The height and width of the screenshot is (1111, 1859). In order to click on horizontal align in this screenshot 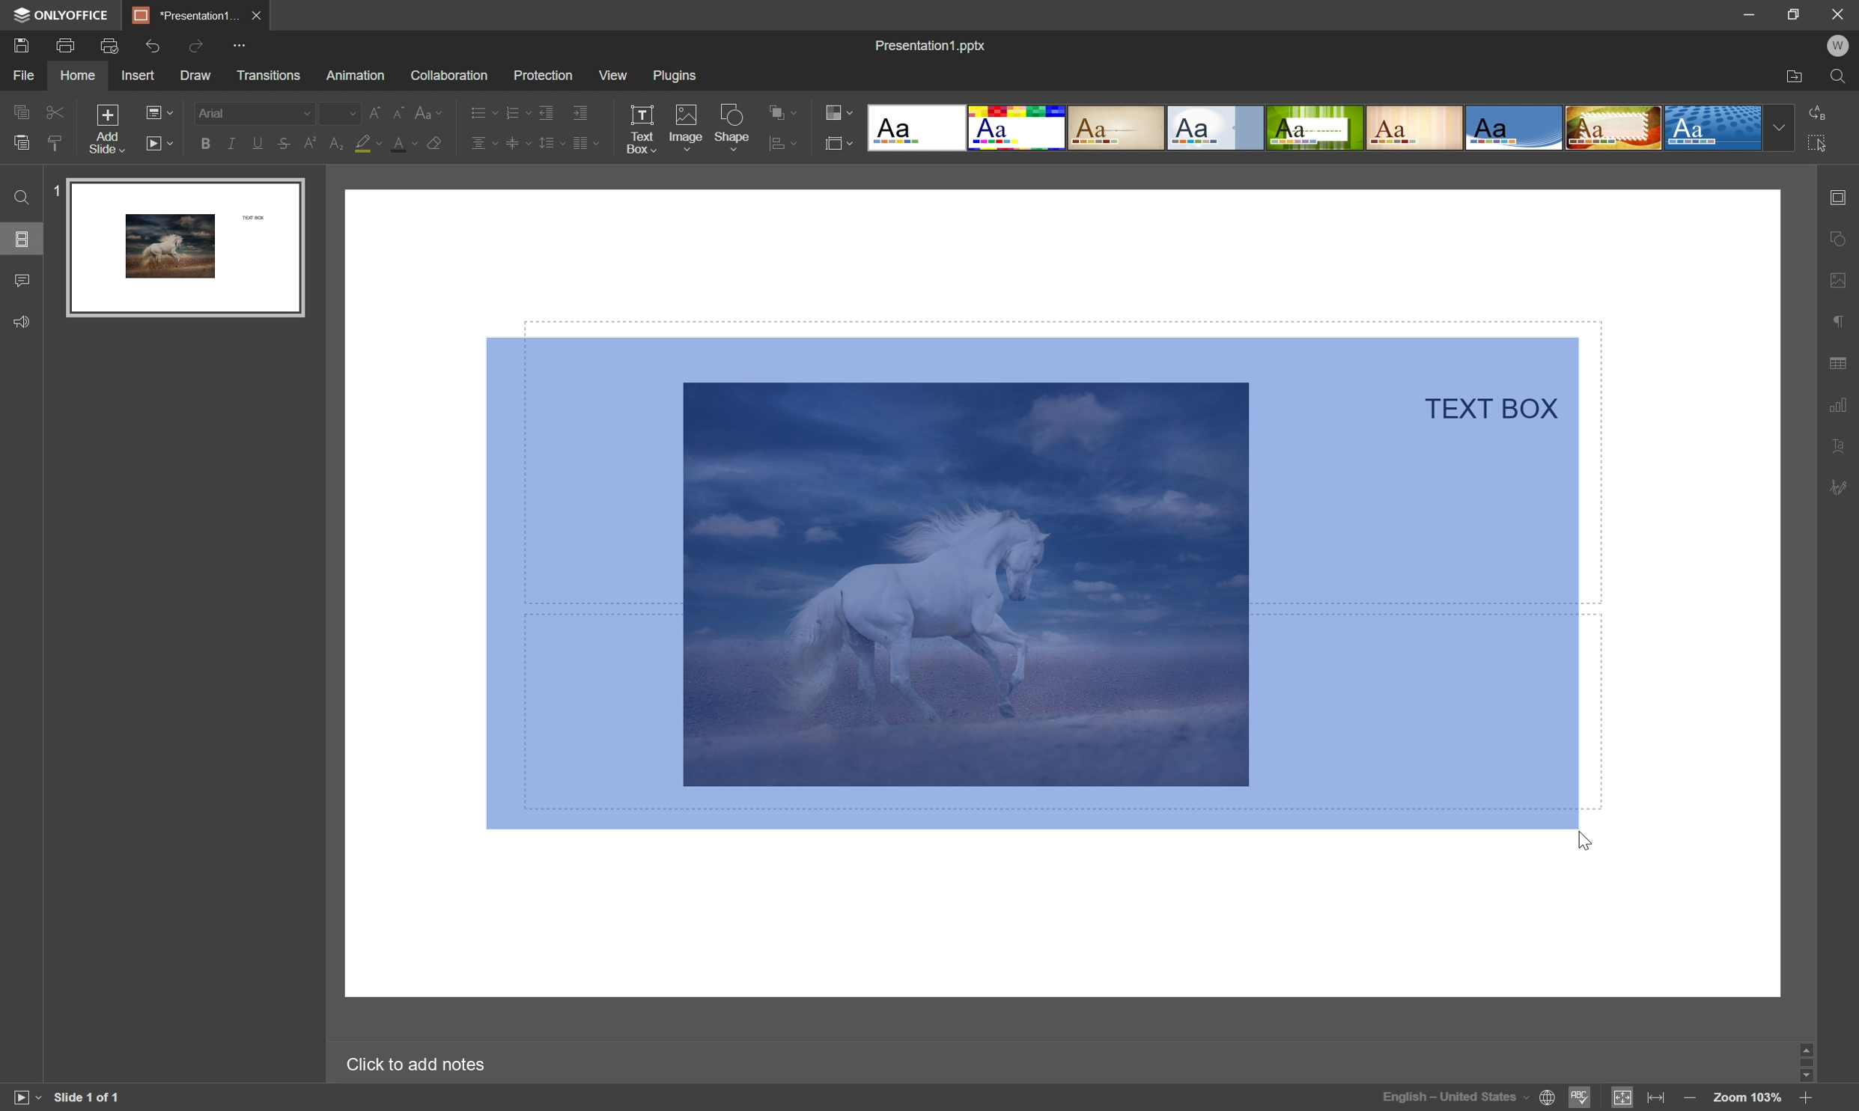, I will do `click(484, 141)`.